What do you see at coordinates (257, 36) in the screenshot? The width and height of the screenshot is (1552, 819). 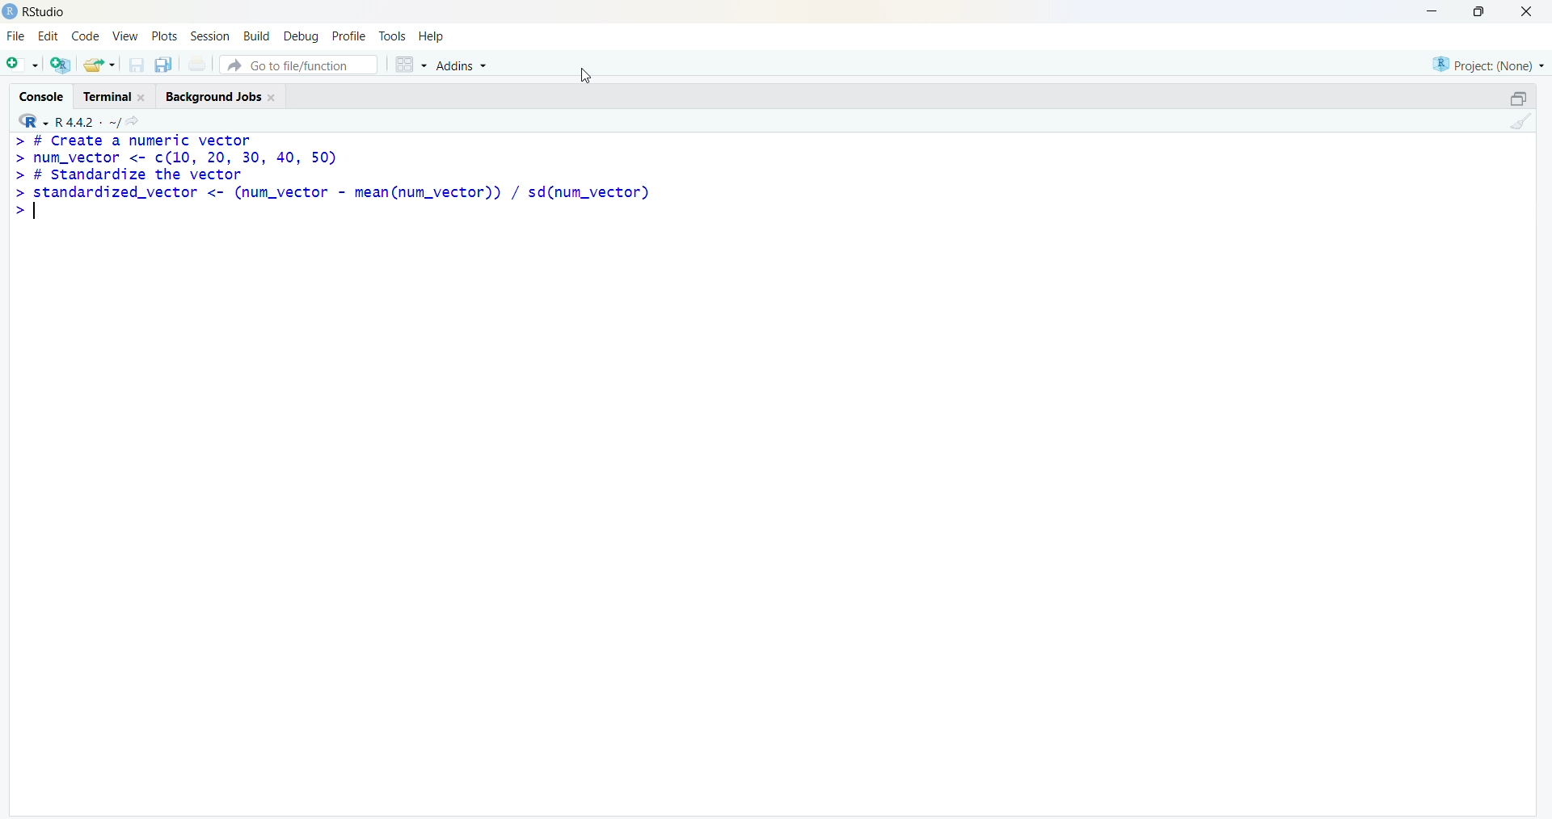 I see `build` at bounding box center [257, 36].